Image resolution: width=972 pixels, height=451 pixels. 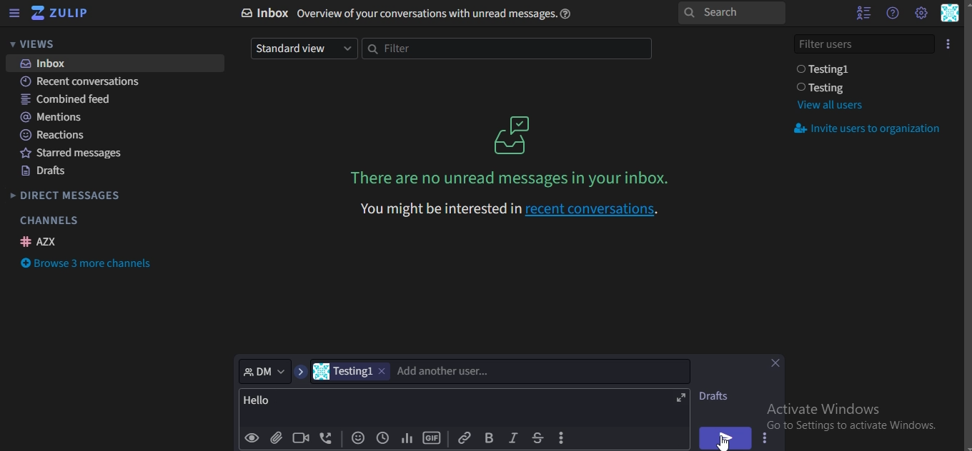 I want to click on recent conversations., so click(x=503, y=209).